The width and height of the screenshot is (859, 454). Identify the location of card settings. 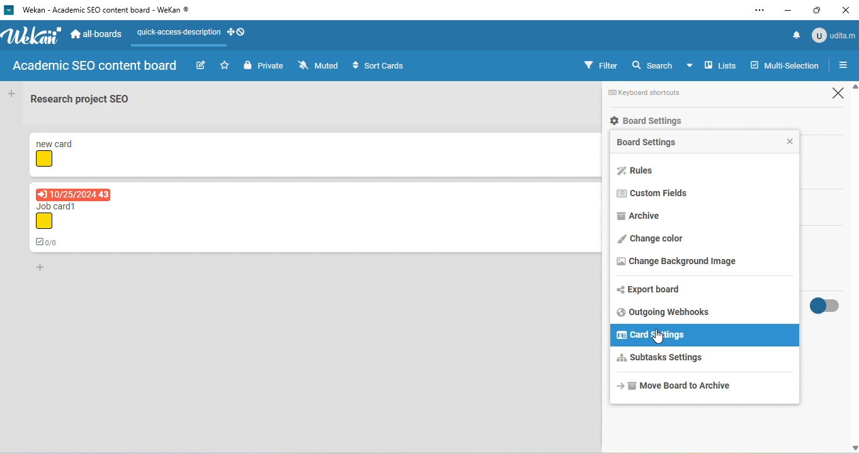
(703, 336).